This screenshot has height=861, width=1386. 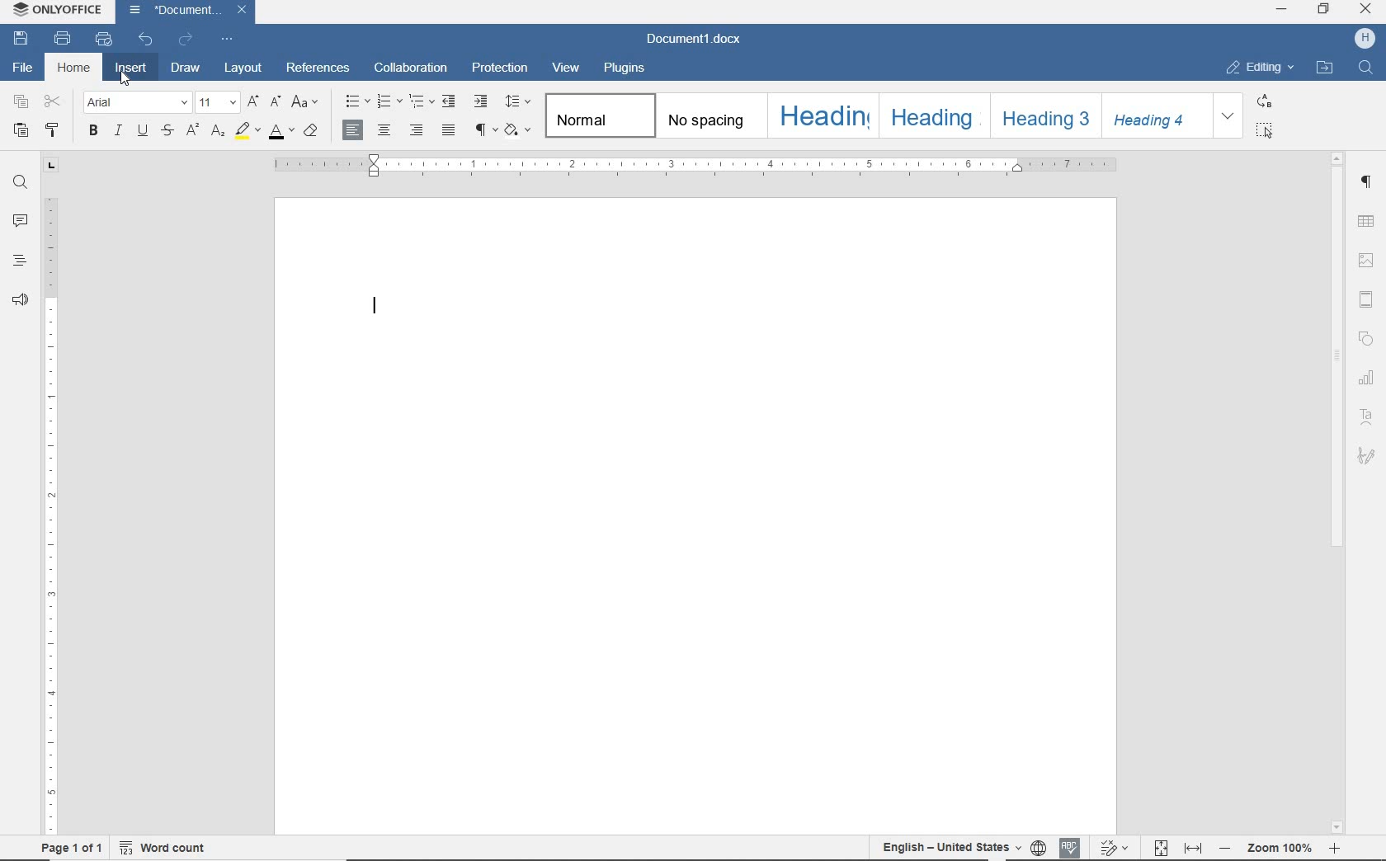 What do you see at coordinates (519, 129) in the screenshot?
I see `shading` at bounding box center [519, 129].